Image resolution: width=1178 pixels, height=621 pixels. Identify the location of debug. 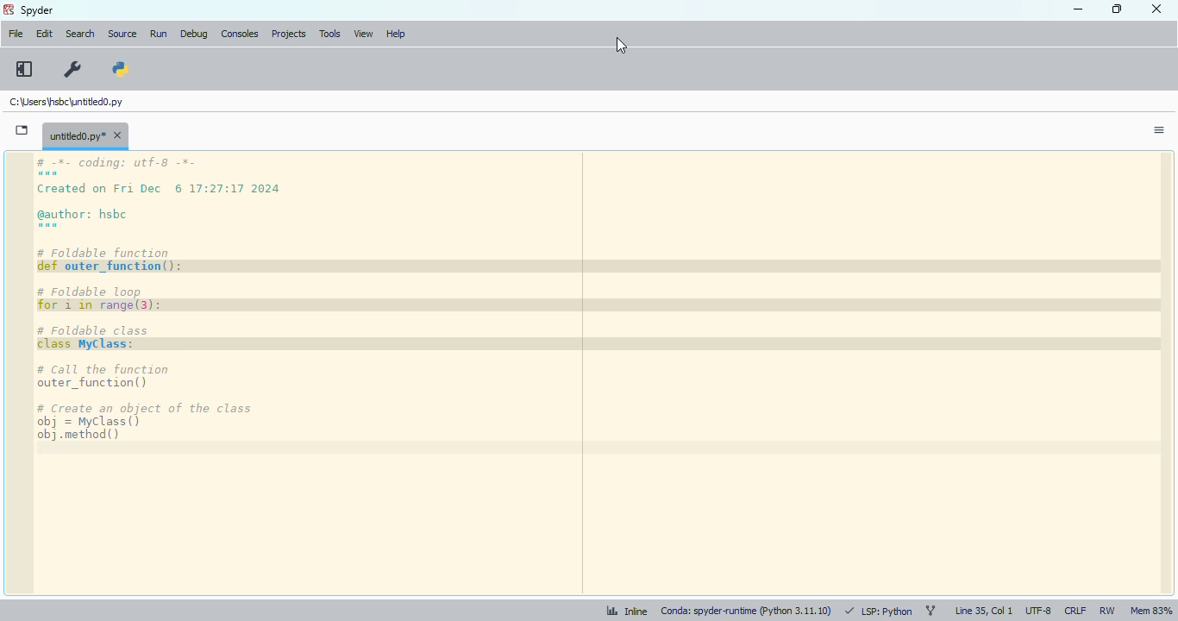
(194, 34).